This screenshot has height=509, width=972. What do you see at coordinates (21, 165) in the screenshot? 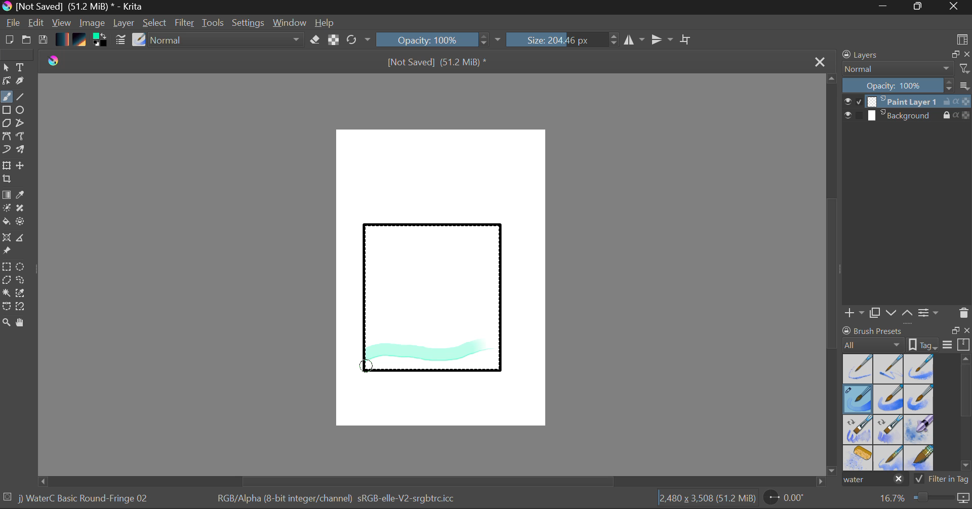
I see `Move Layer` at bounding box center [21, 165].